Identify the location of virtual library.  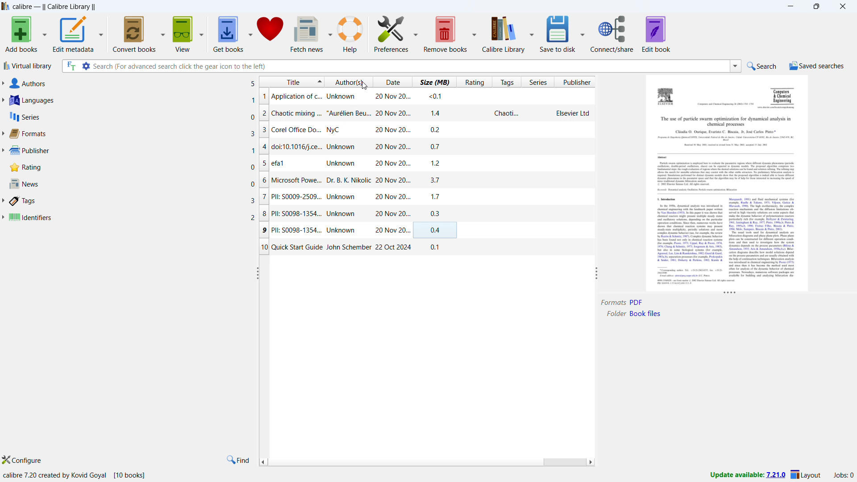
(27, 66).